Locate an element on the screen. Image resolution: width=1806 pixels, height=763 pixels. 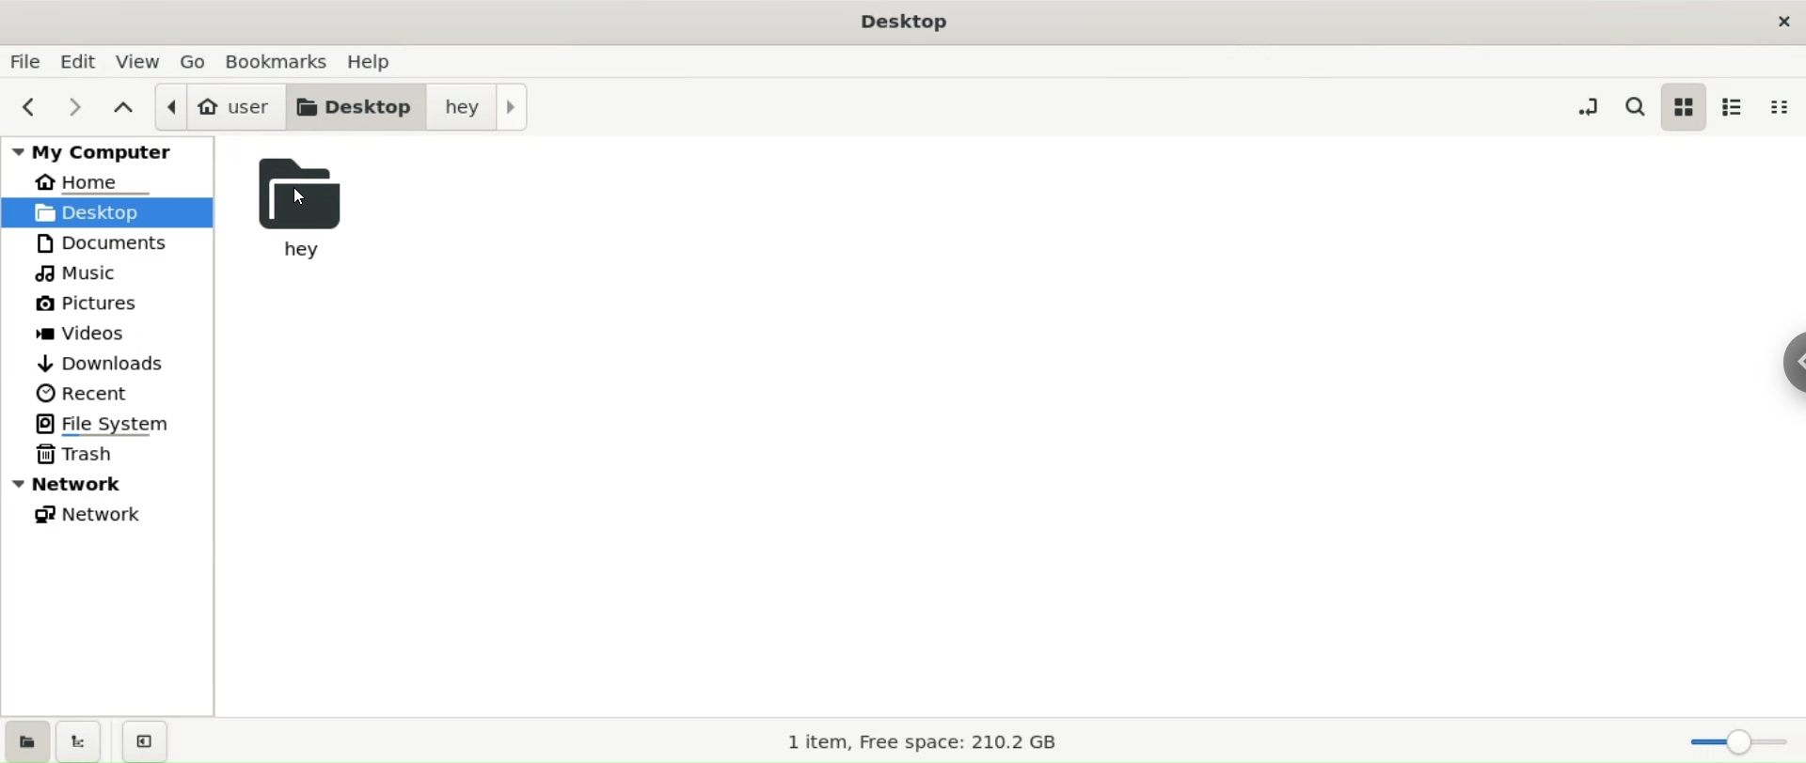
edit is located at coordinates (82, 62).